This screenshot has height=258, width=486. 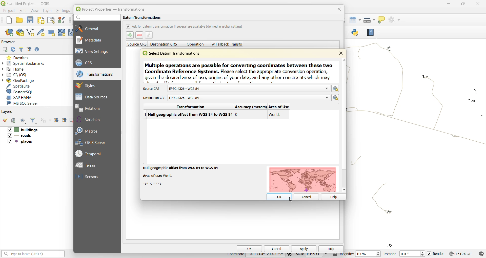 I want to click on layer, so click(x=47, y=11).